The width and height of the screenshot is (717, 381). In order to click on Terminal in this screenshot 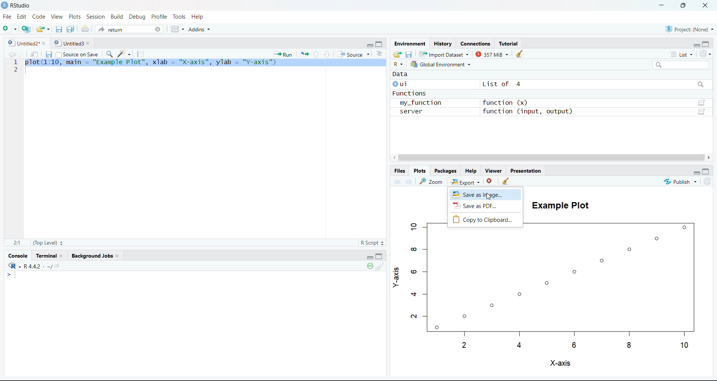, I will do `click(50, 255)`.